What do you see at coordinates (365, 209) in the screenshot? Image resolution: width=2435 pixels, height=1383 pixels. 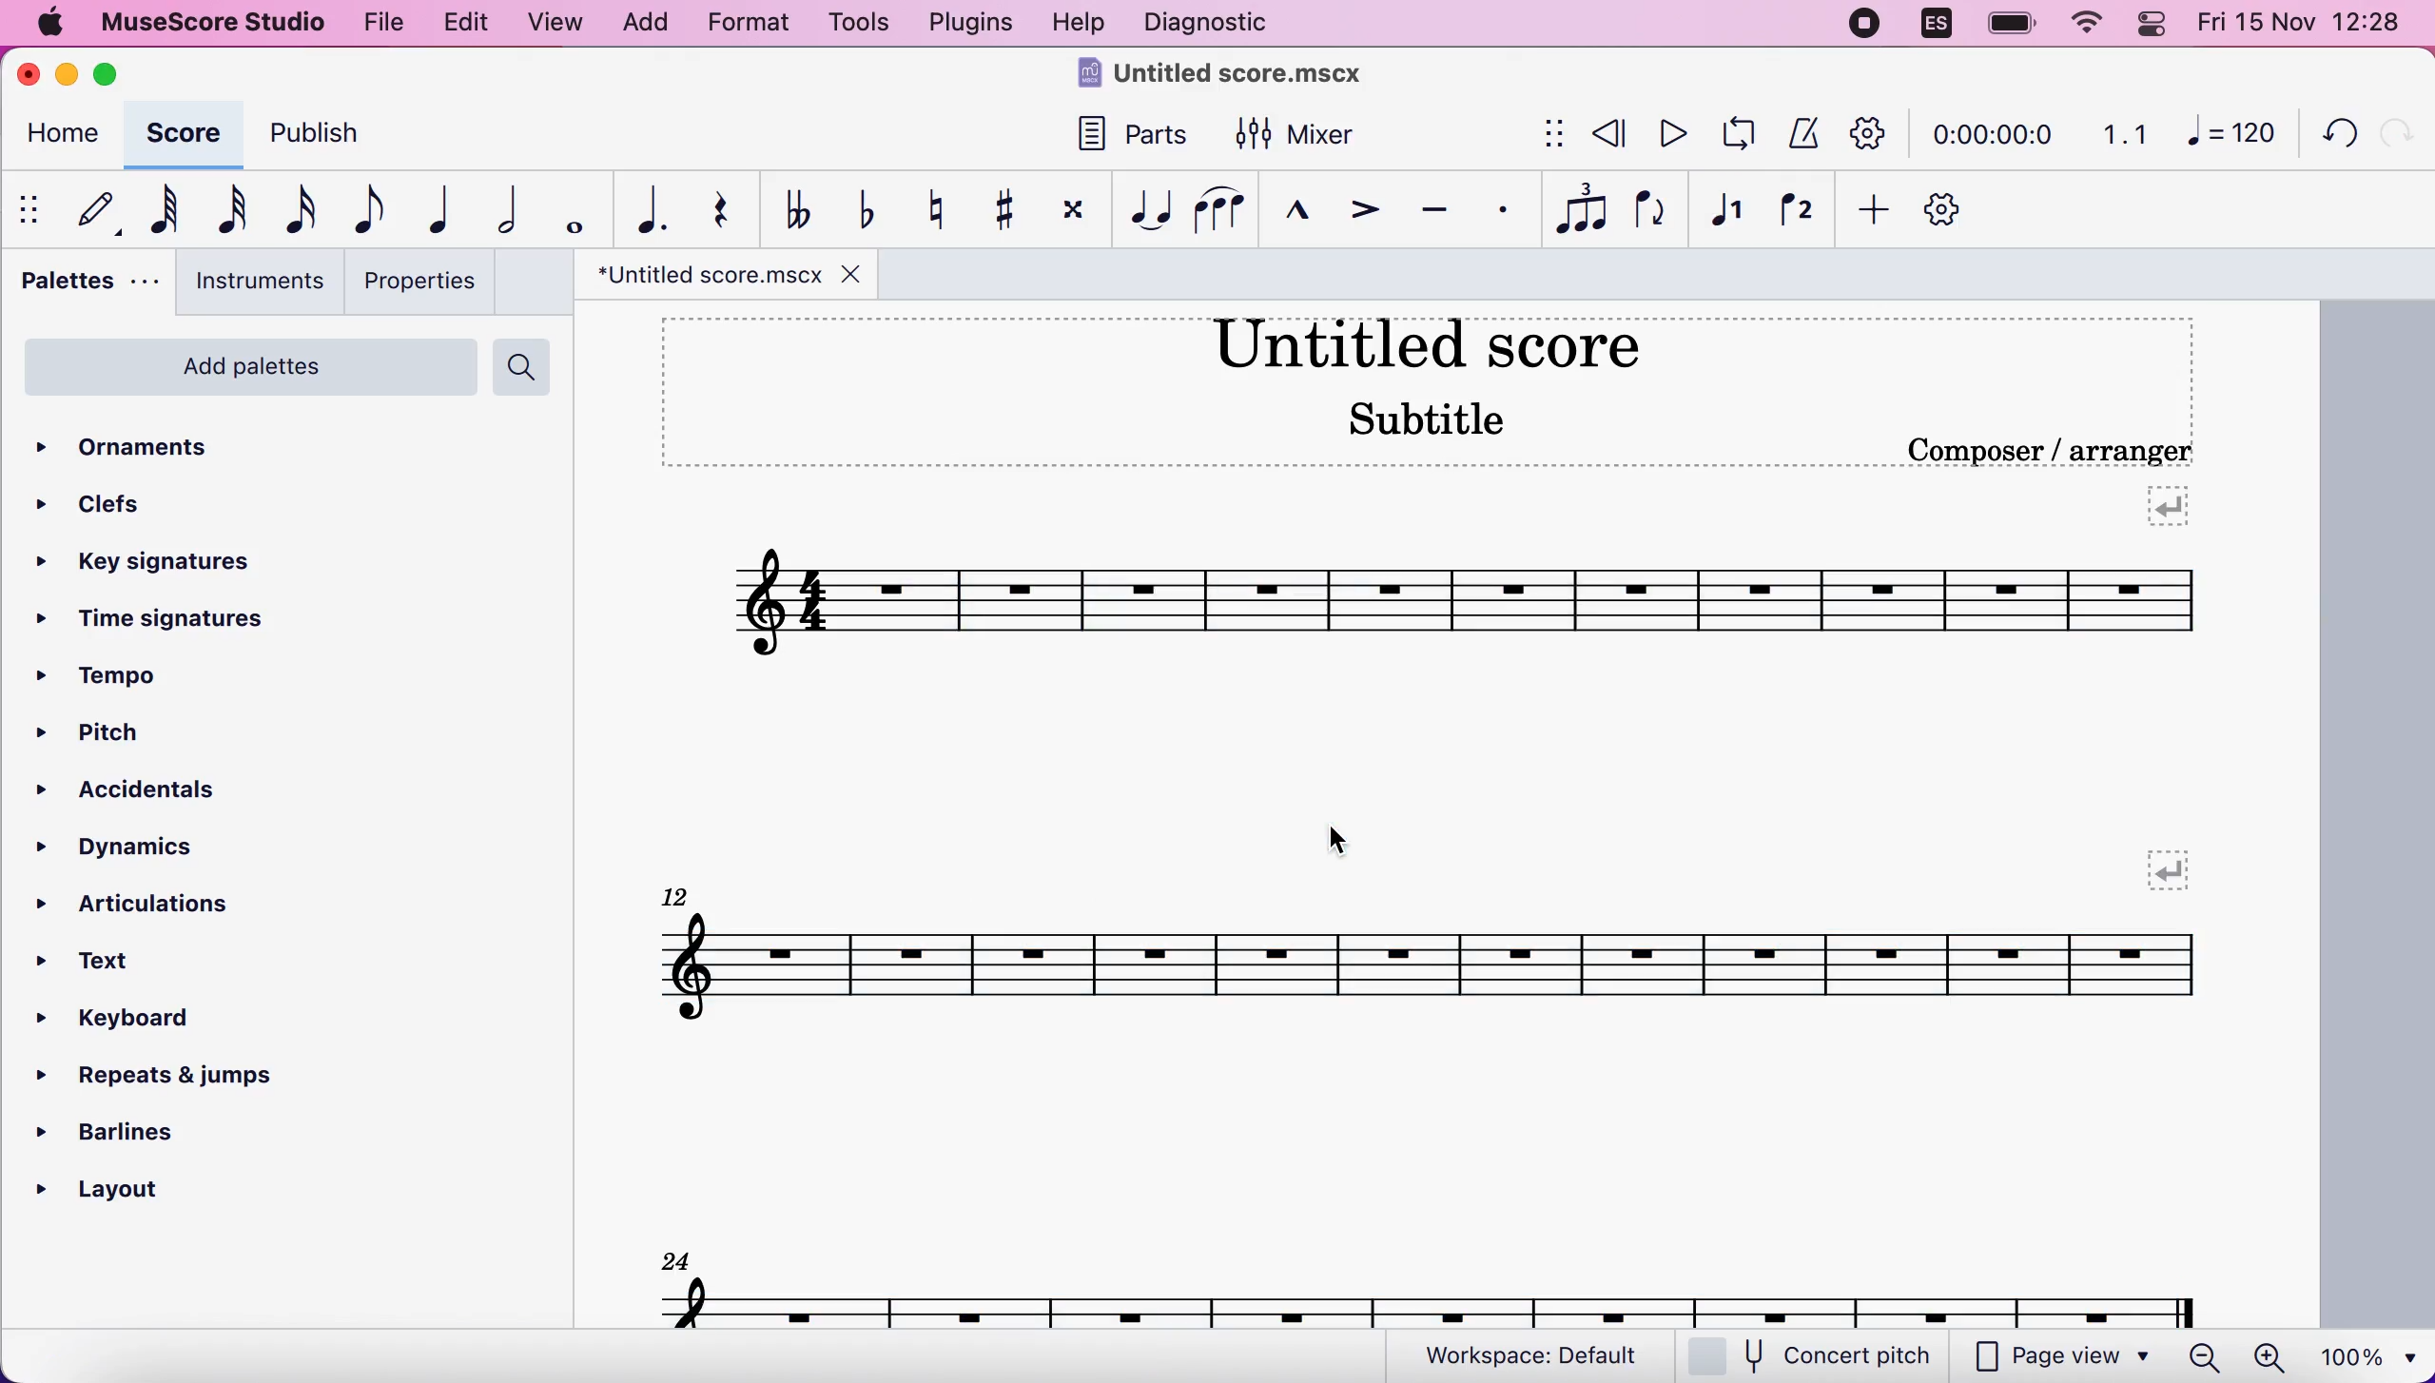 I see `eight note` at bounding box center [365, 209].